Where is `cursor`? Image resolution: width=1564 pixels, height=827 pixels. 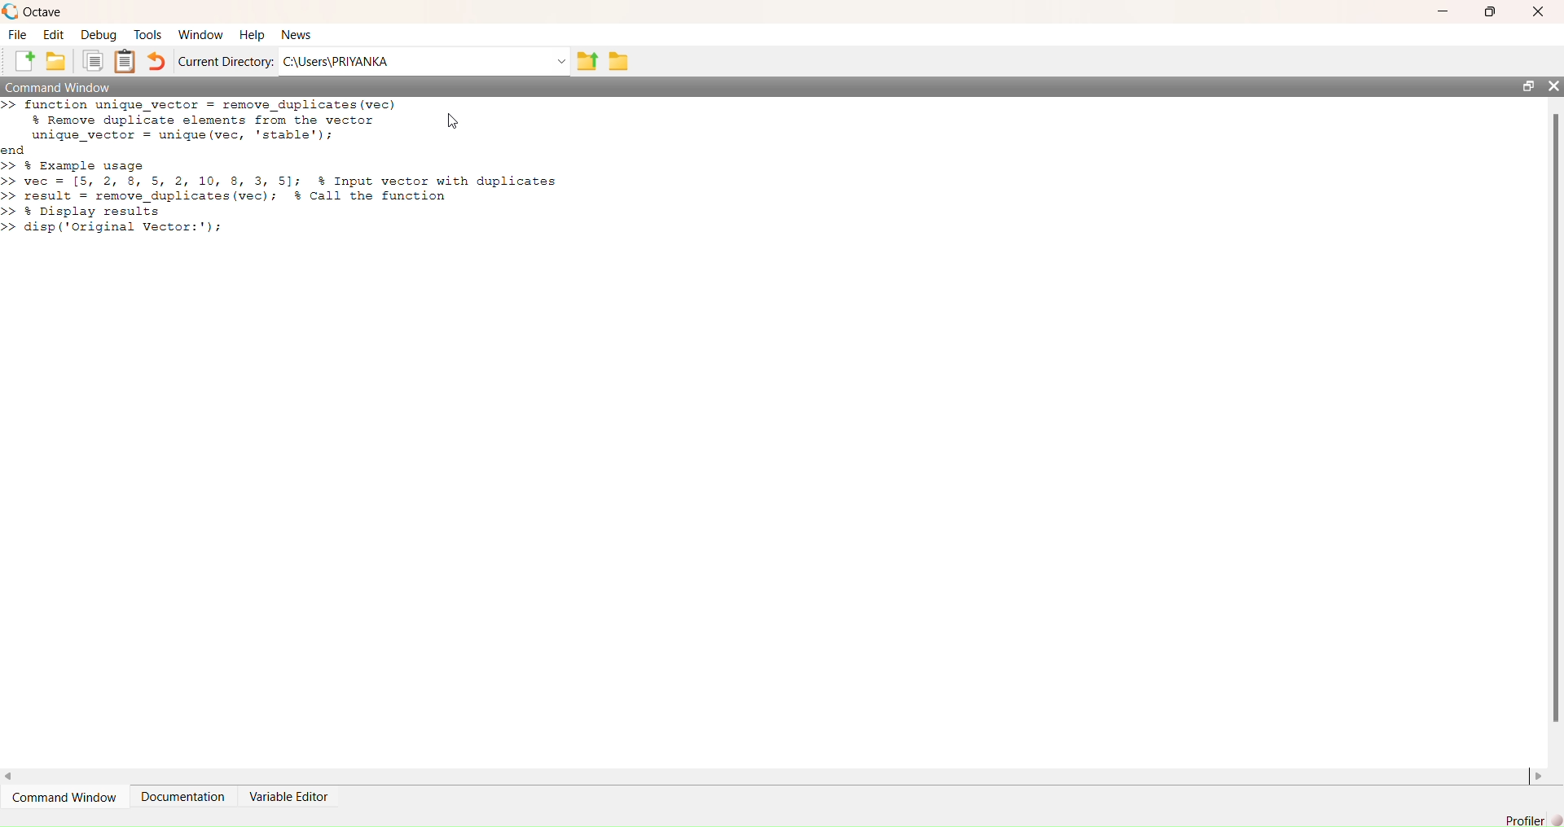 cursor is located at coordinates (453, 120).